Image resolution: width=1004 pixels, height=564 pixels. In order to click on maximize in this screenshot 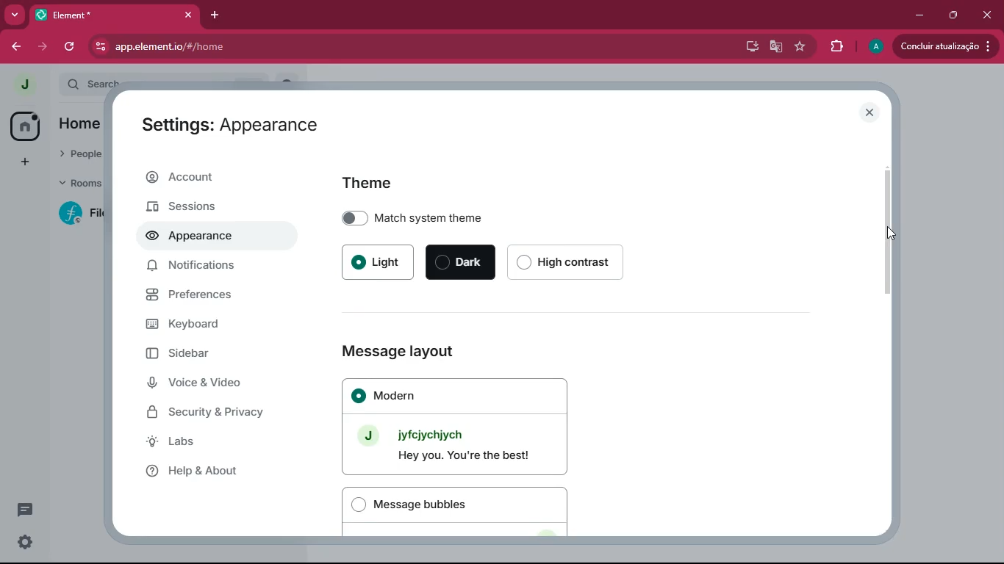, I will do `click(955, 15)`.